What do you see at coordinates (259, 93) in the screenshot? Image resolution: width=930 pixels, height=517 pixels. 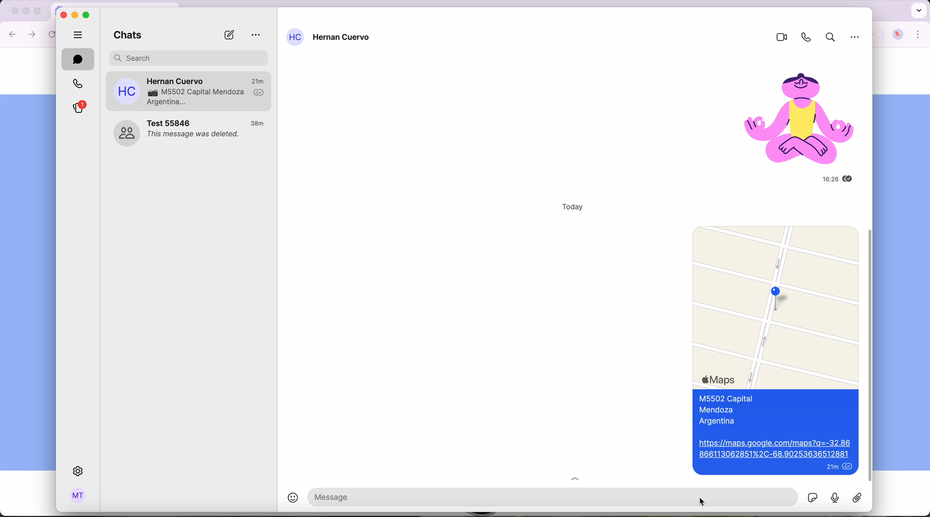 I see `delivered` at bounding box center [259, 93].